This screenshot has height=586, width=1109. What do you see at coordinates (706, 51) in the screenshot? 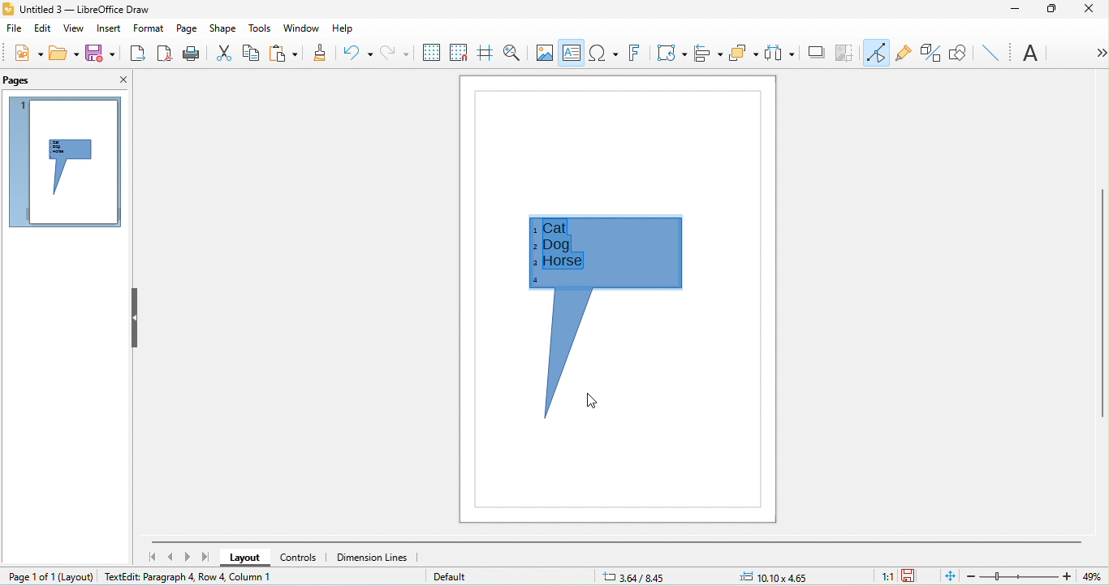
I see `align object` at bounding box center [706, 51].